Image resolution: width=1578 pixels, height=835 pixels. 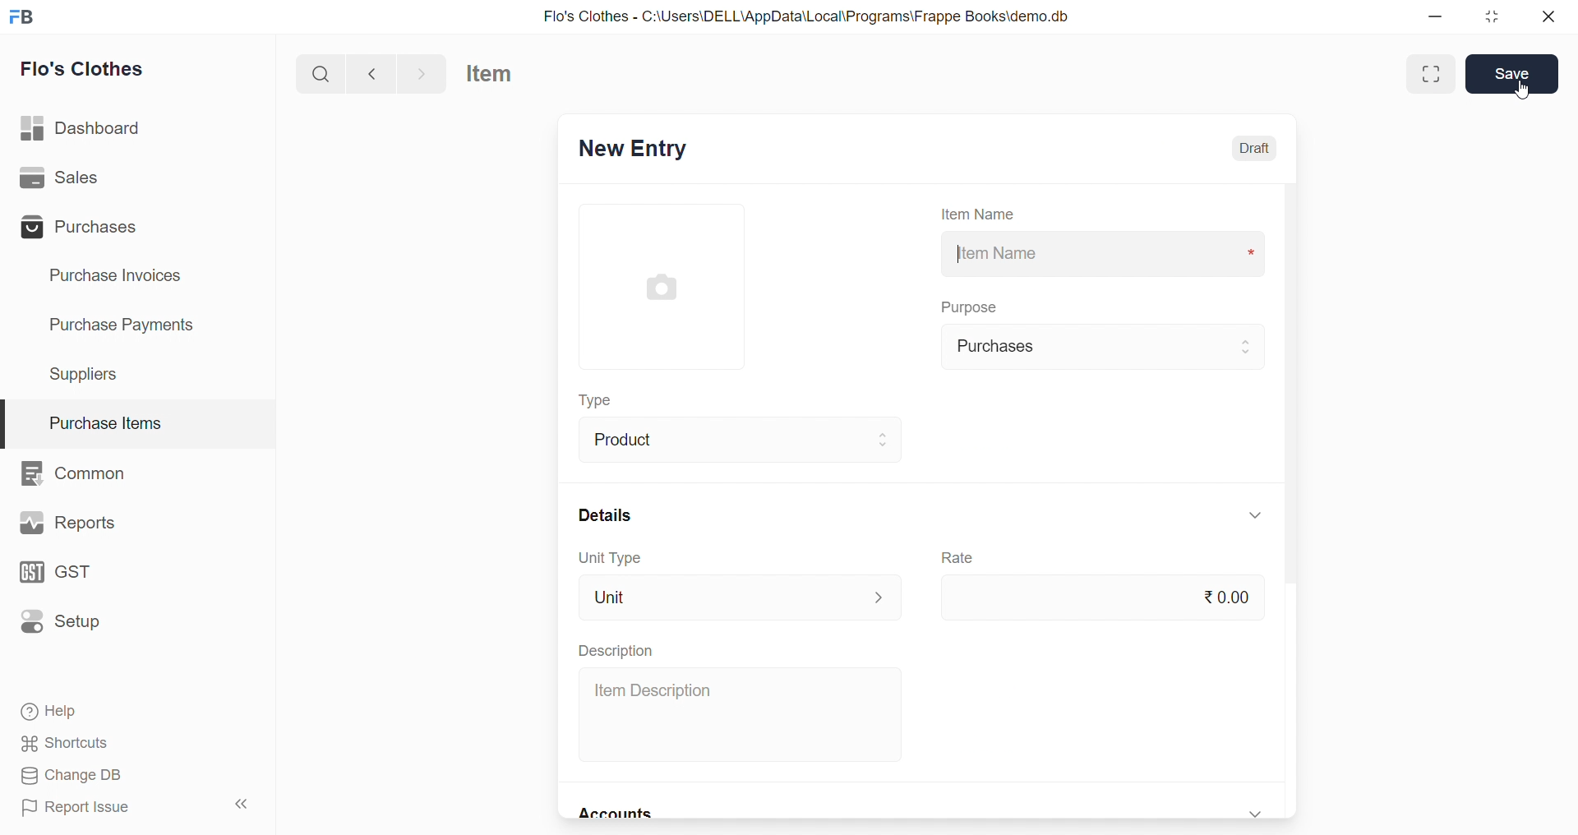 I want to click on Setup, so click(x=72, y=624).